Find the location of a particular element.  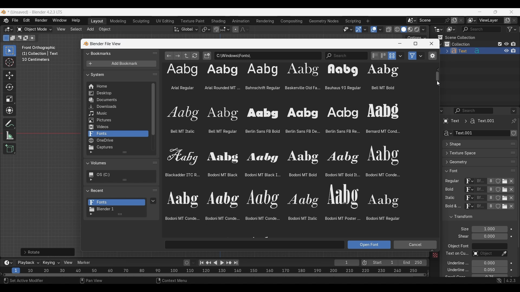

Cancel selected option is located at coordinates (415, 245).